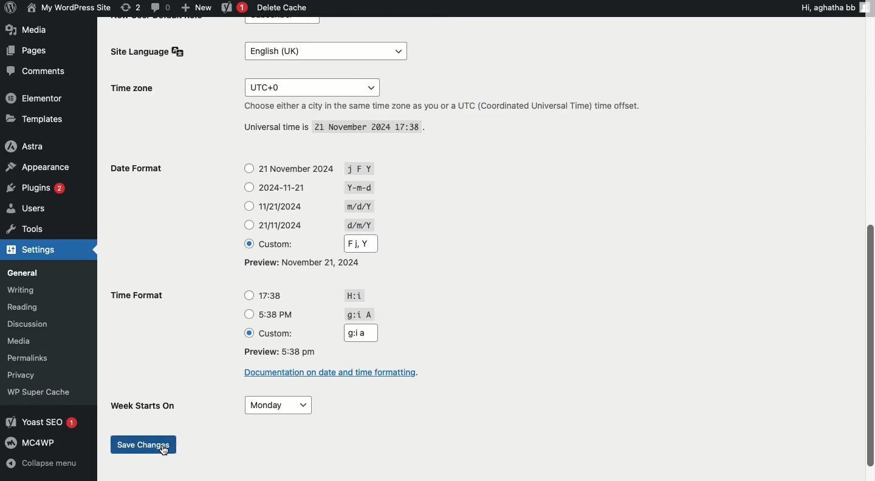 The width and height of the screenshot is (875, 481). Describe the element at coordinates (312, 205) in the screenshot. I see `11/21/2024 m/d/Y` at that location.